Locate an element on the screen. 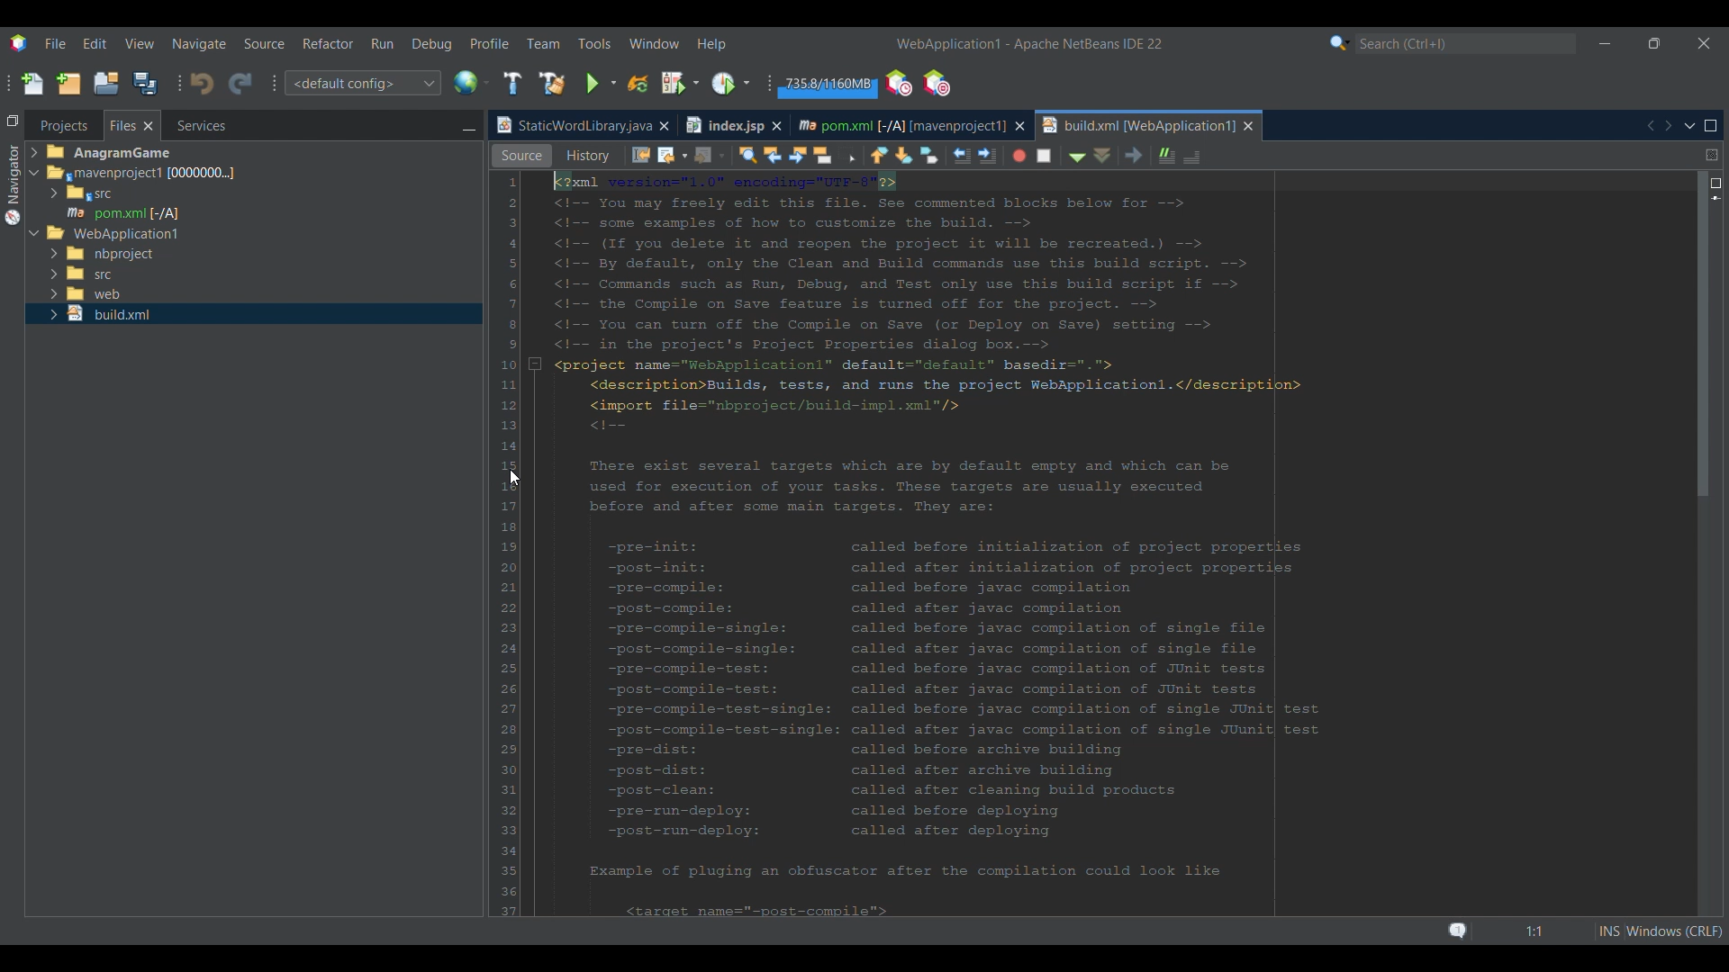 This screenshot has width=1729, height=972. Source view is located at coordinates (521, 156).